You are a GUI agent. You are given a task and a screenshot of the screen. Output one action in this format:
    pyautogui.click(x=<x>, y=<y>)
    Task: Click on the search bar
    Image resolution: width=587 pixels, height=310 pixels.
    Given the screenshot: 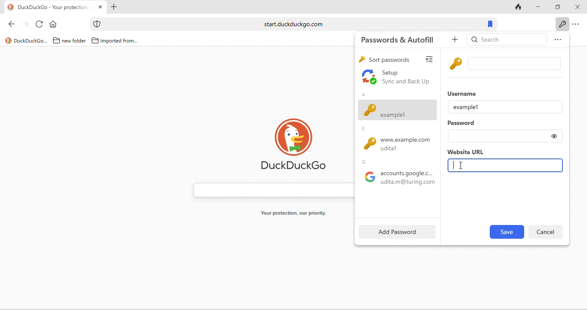 What is the action you would take?
    pyautogui.click(x=269, y=188)
    